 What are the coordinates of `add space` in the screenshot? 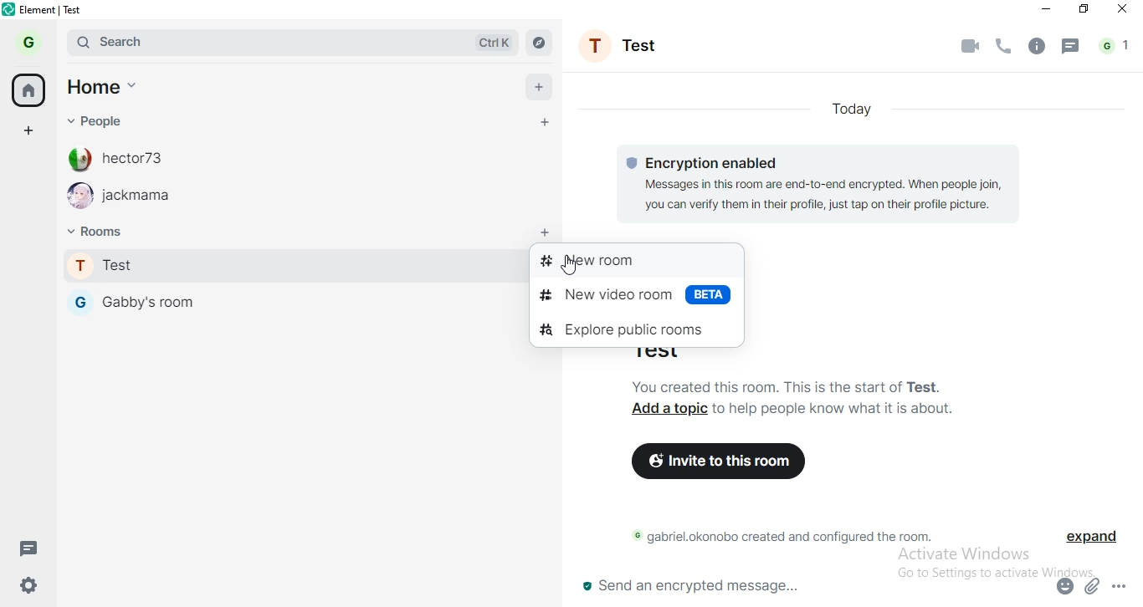 It's located at (31, 137).